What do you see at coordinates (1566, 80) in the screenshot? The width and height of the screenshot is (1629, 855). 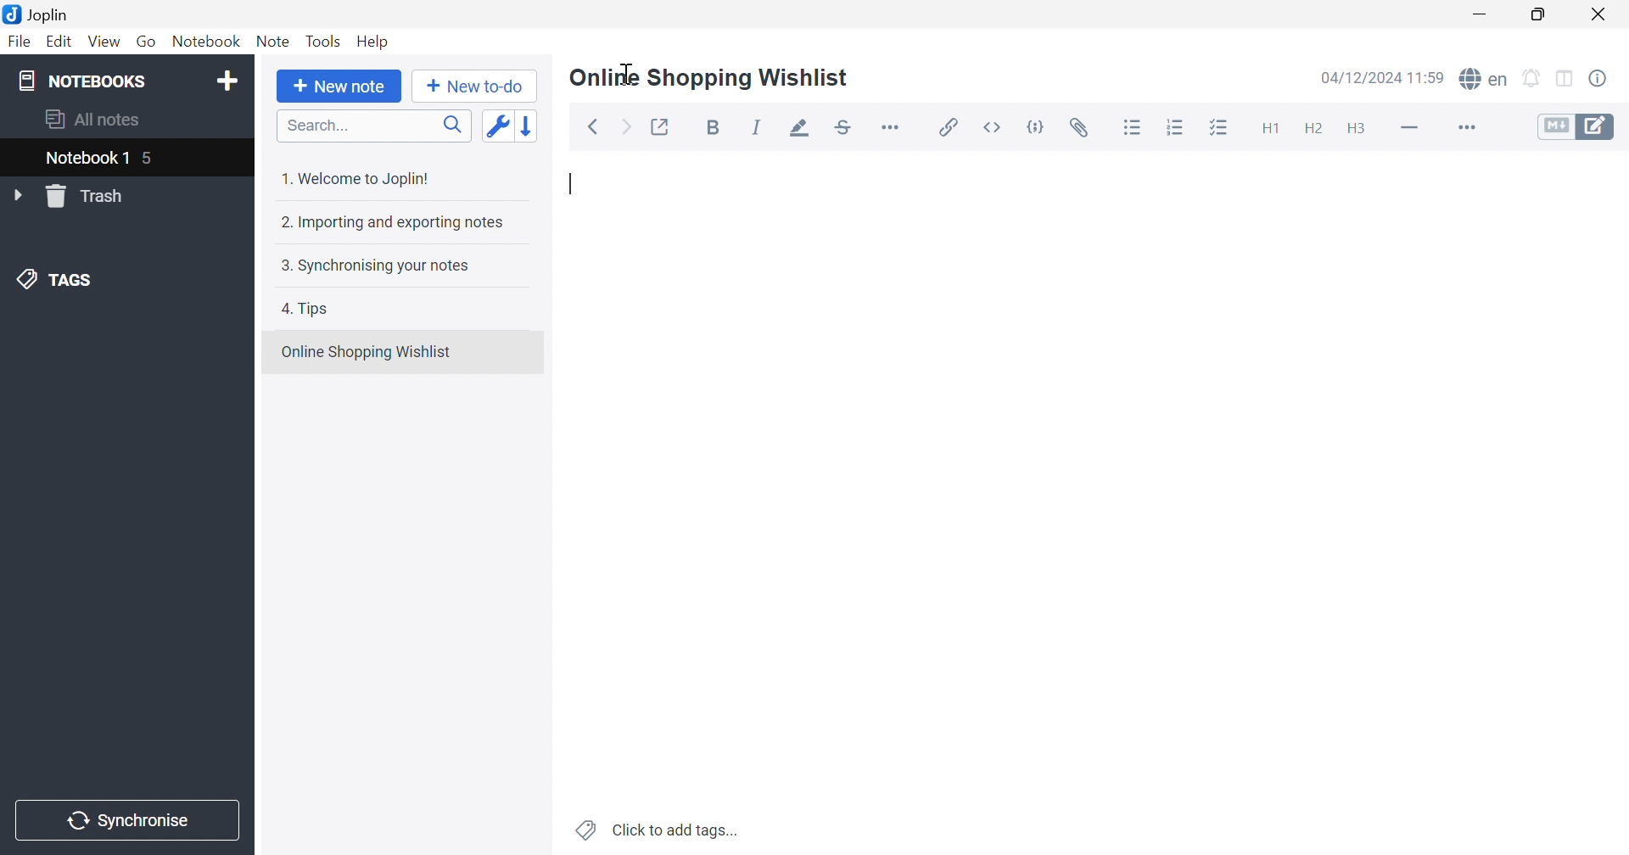 I see `Toggle editor layout` at bounding box center [1566, 80].